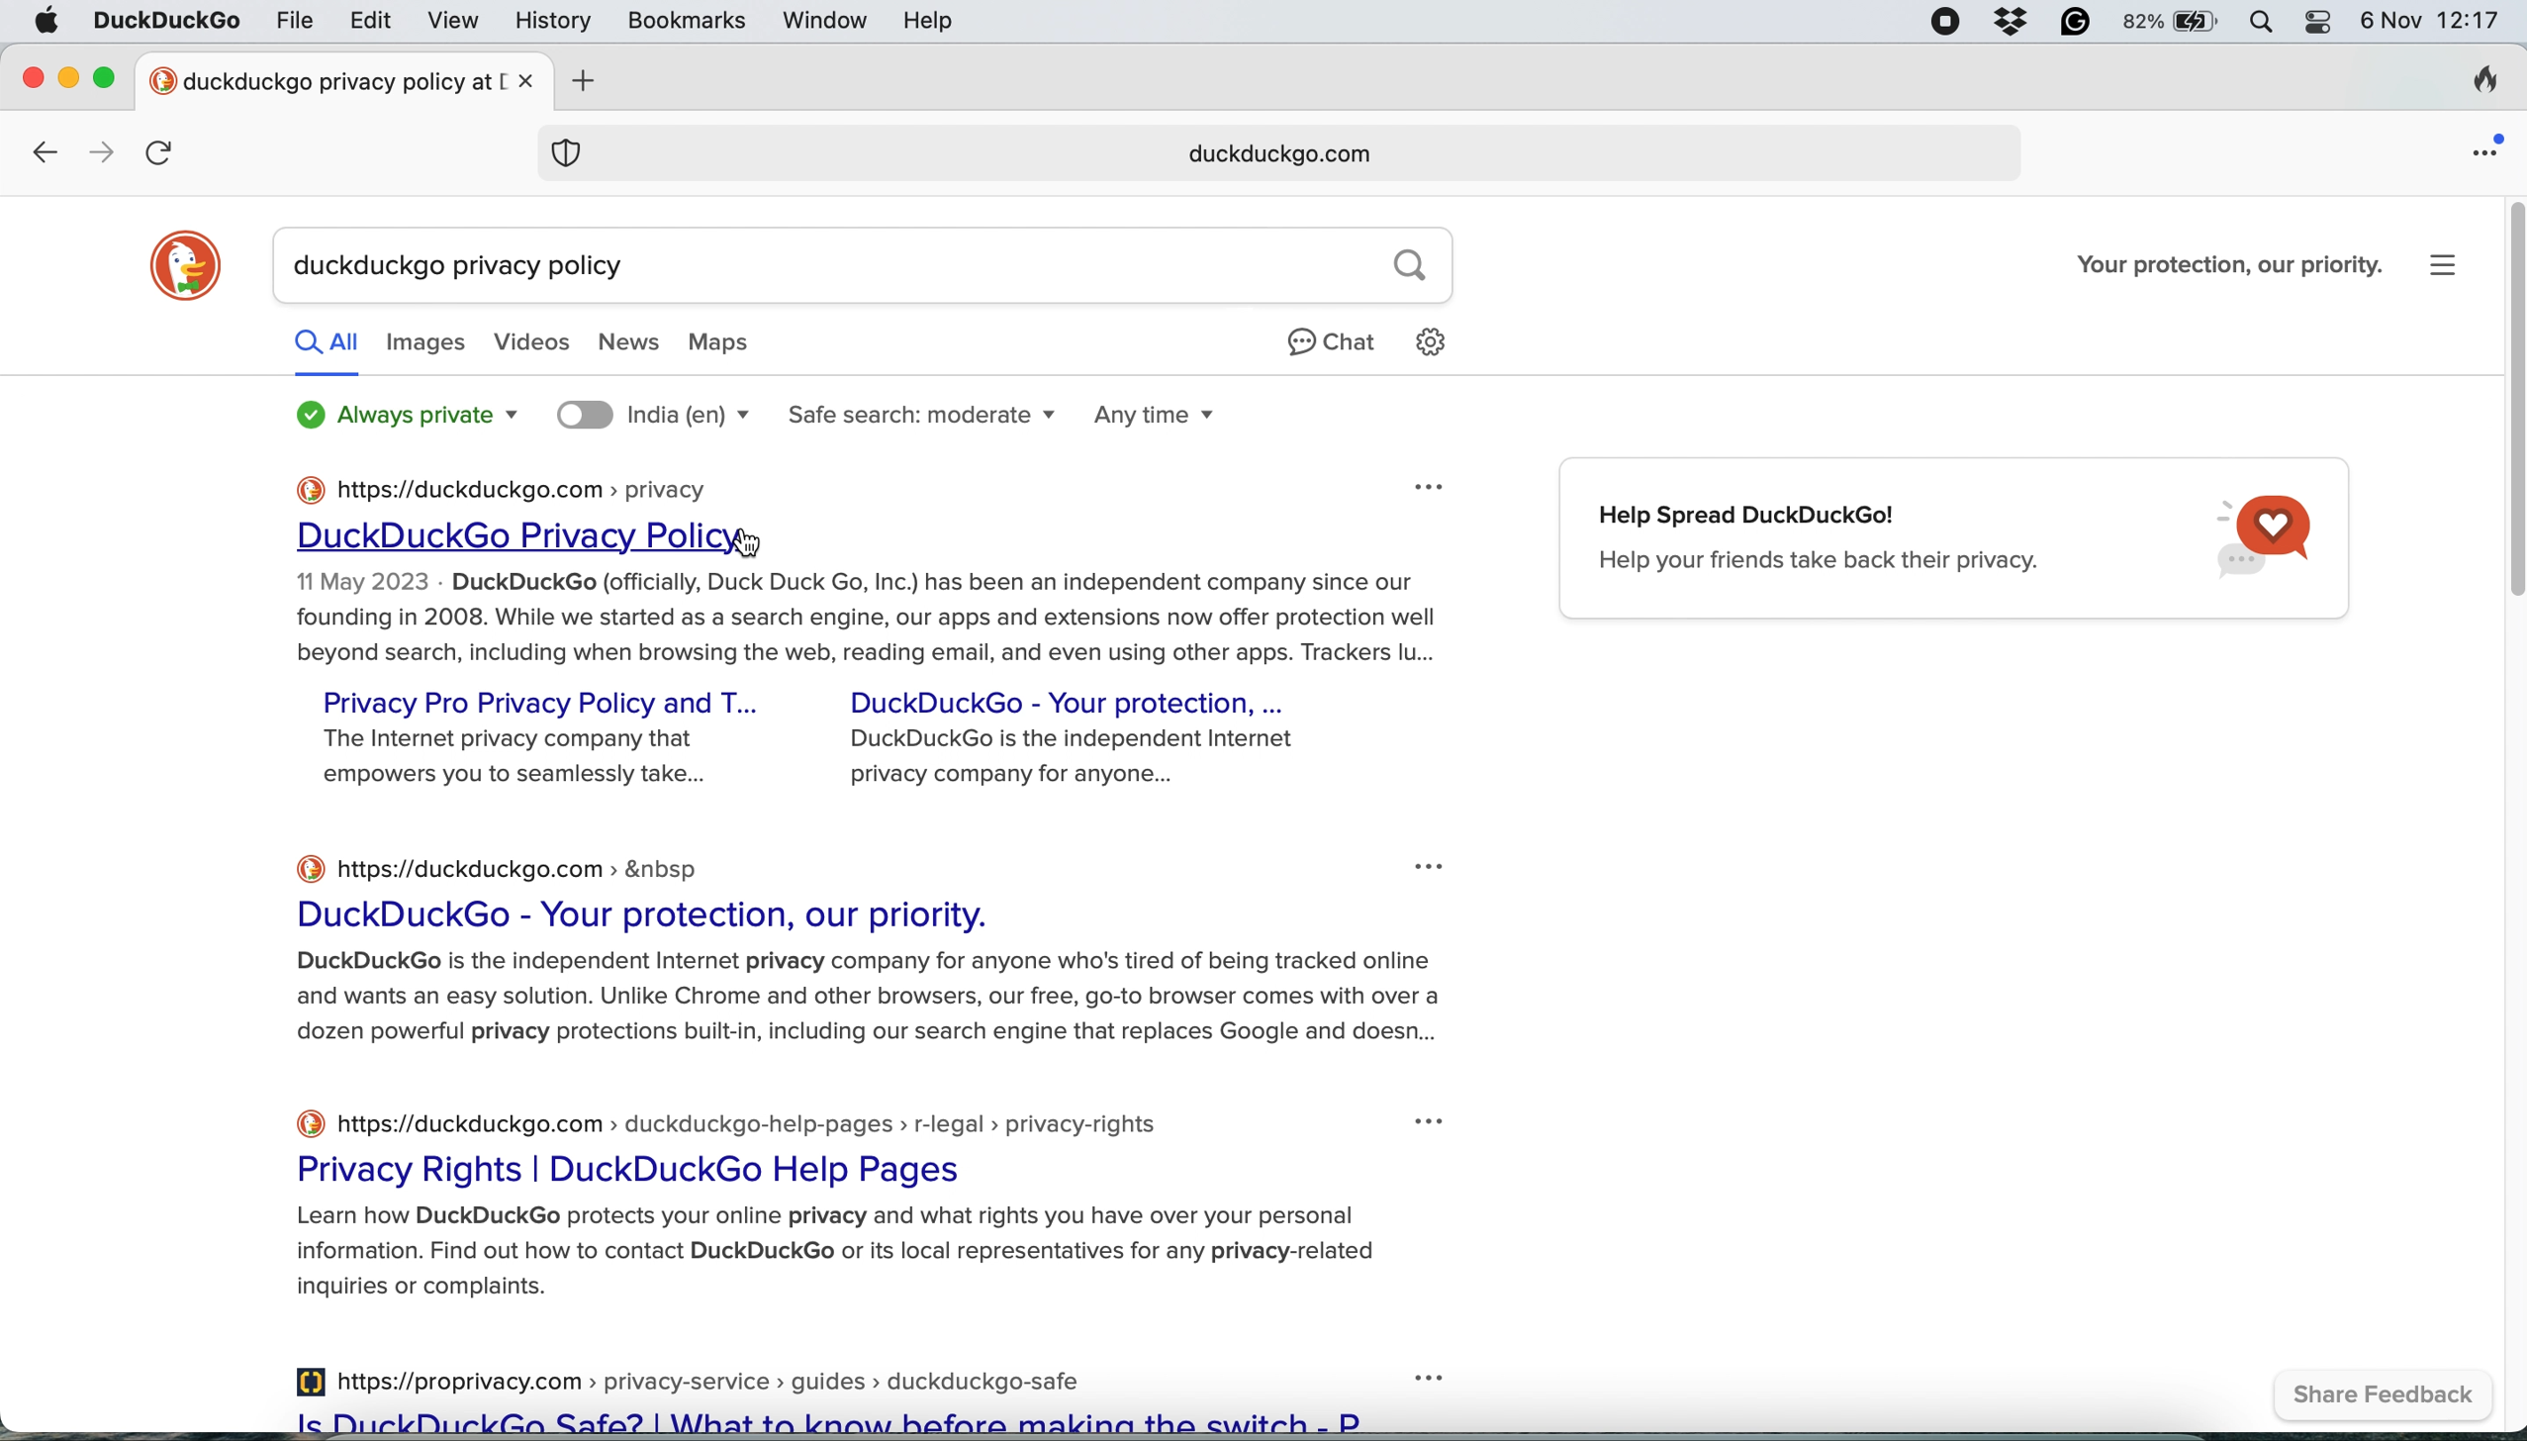 This screenshot has height=1441, width=2527. What do you see at coordinates (307, 80) in the screenshot?
I see `new tab` at bounding box center [307, 80].